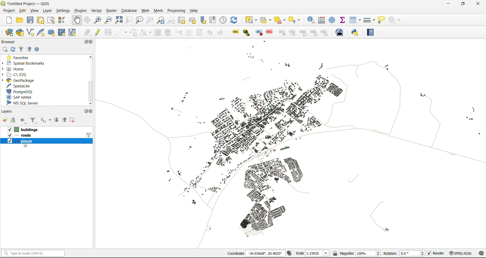  Describe the element at coordinates (109, 32) in the screenshot. I see `save edits` at that location.